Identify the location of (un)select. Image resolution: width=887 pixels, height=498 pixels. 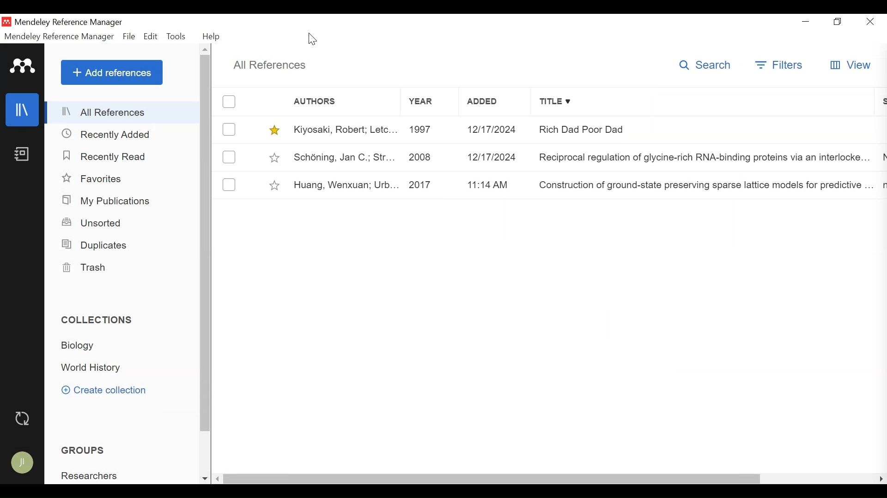
(228, 157).